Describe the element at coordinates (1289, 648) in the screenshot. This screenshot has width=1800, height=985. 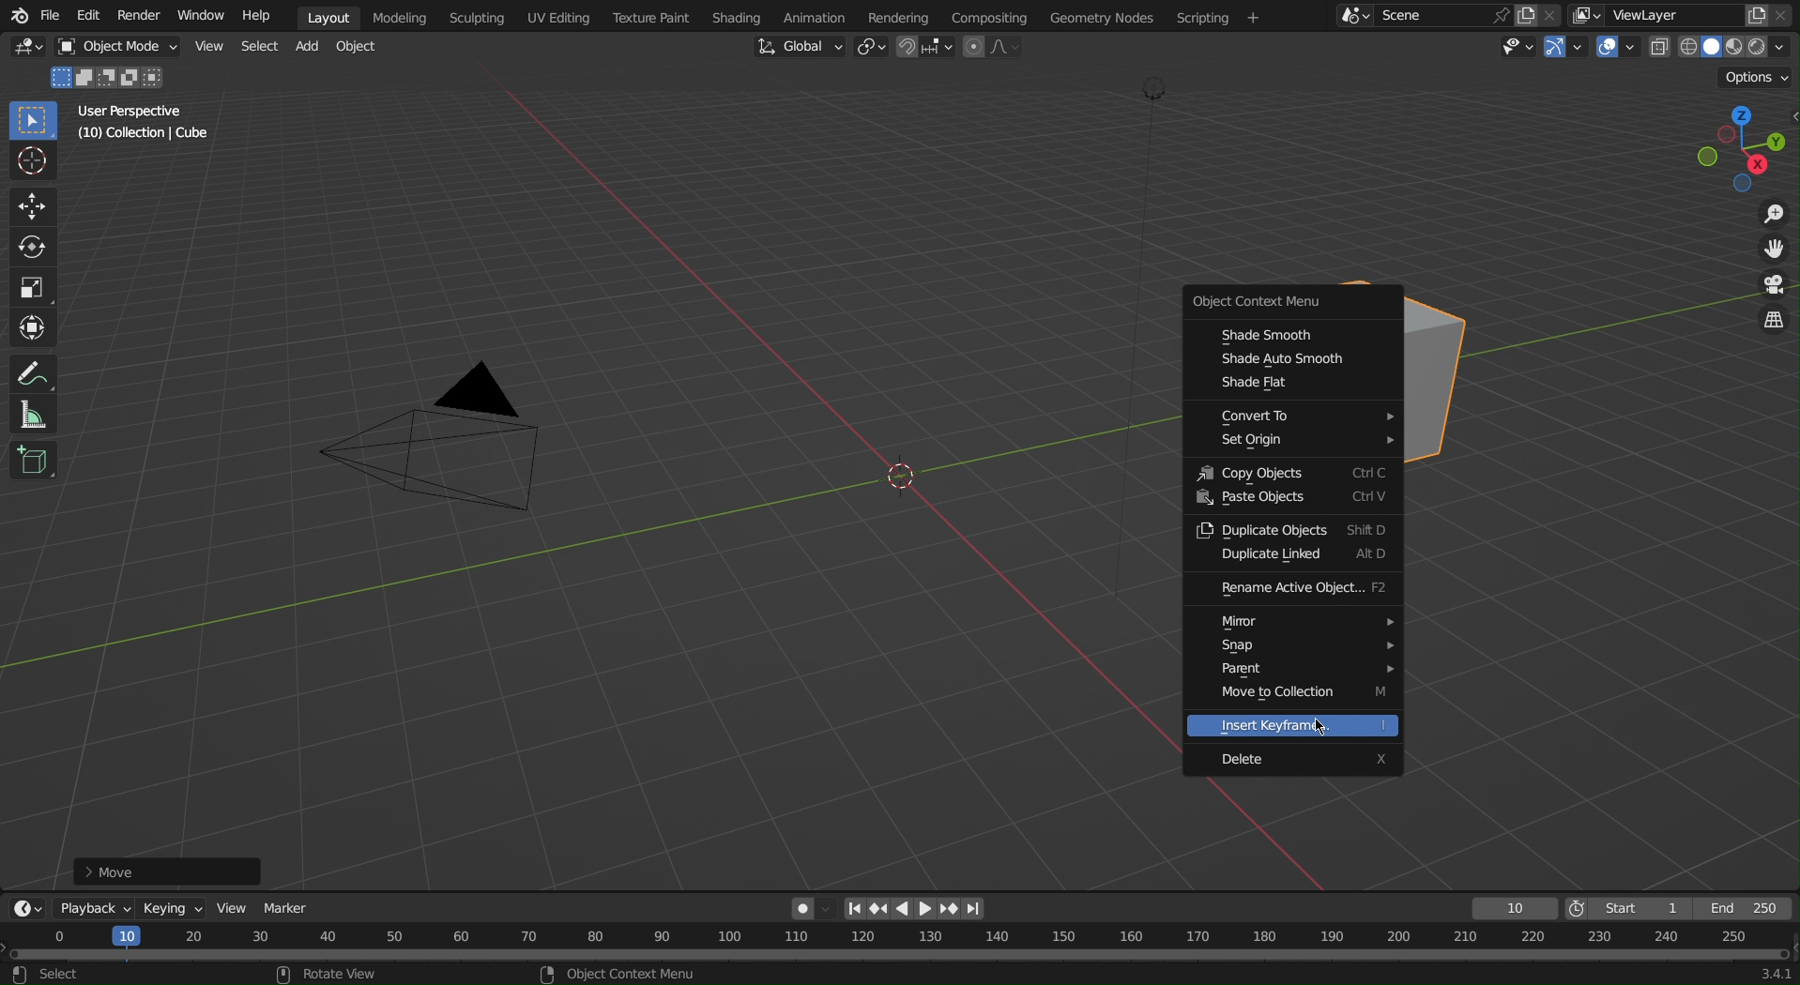
I see `Snap` at that location.